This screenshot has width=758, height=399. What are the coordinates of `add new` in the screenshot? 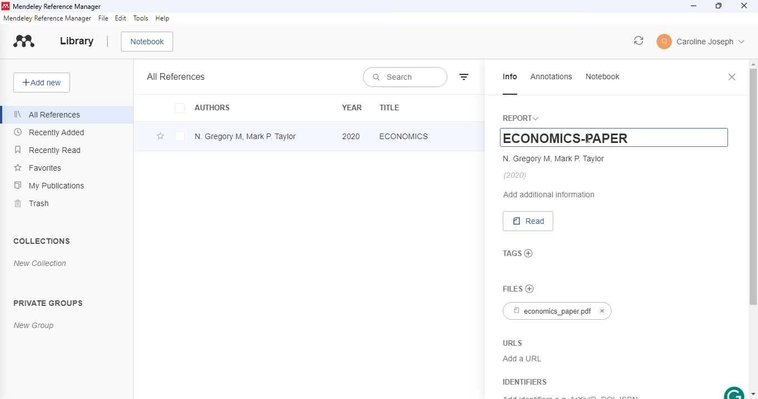 It's located at (41, 82).